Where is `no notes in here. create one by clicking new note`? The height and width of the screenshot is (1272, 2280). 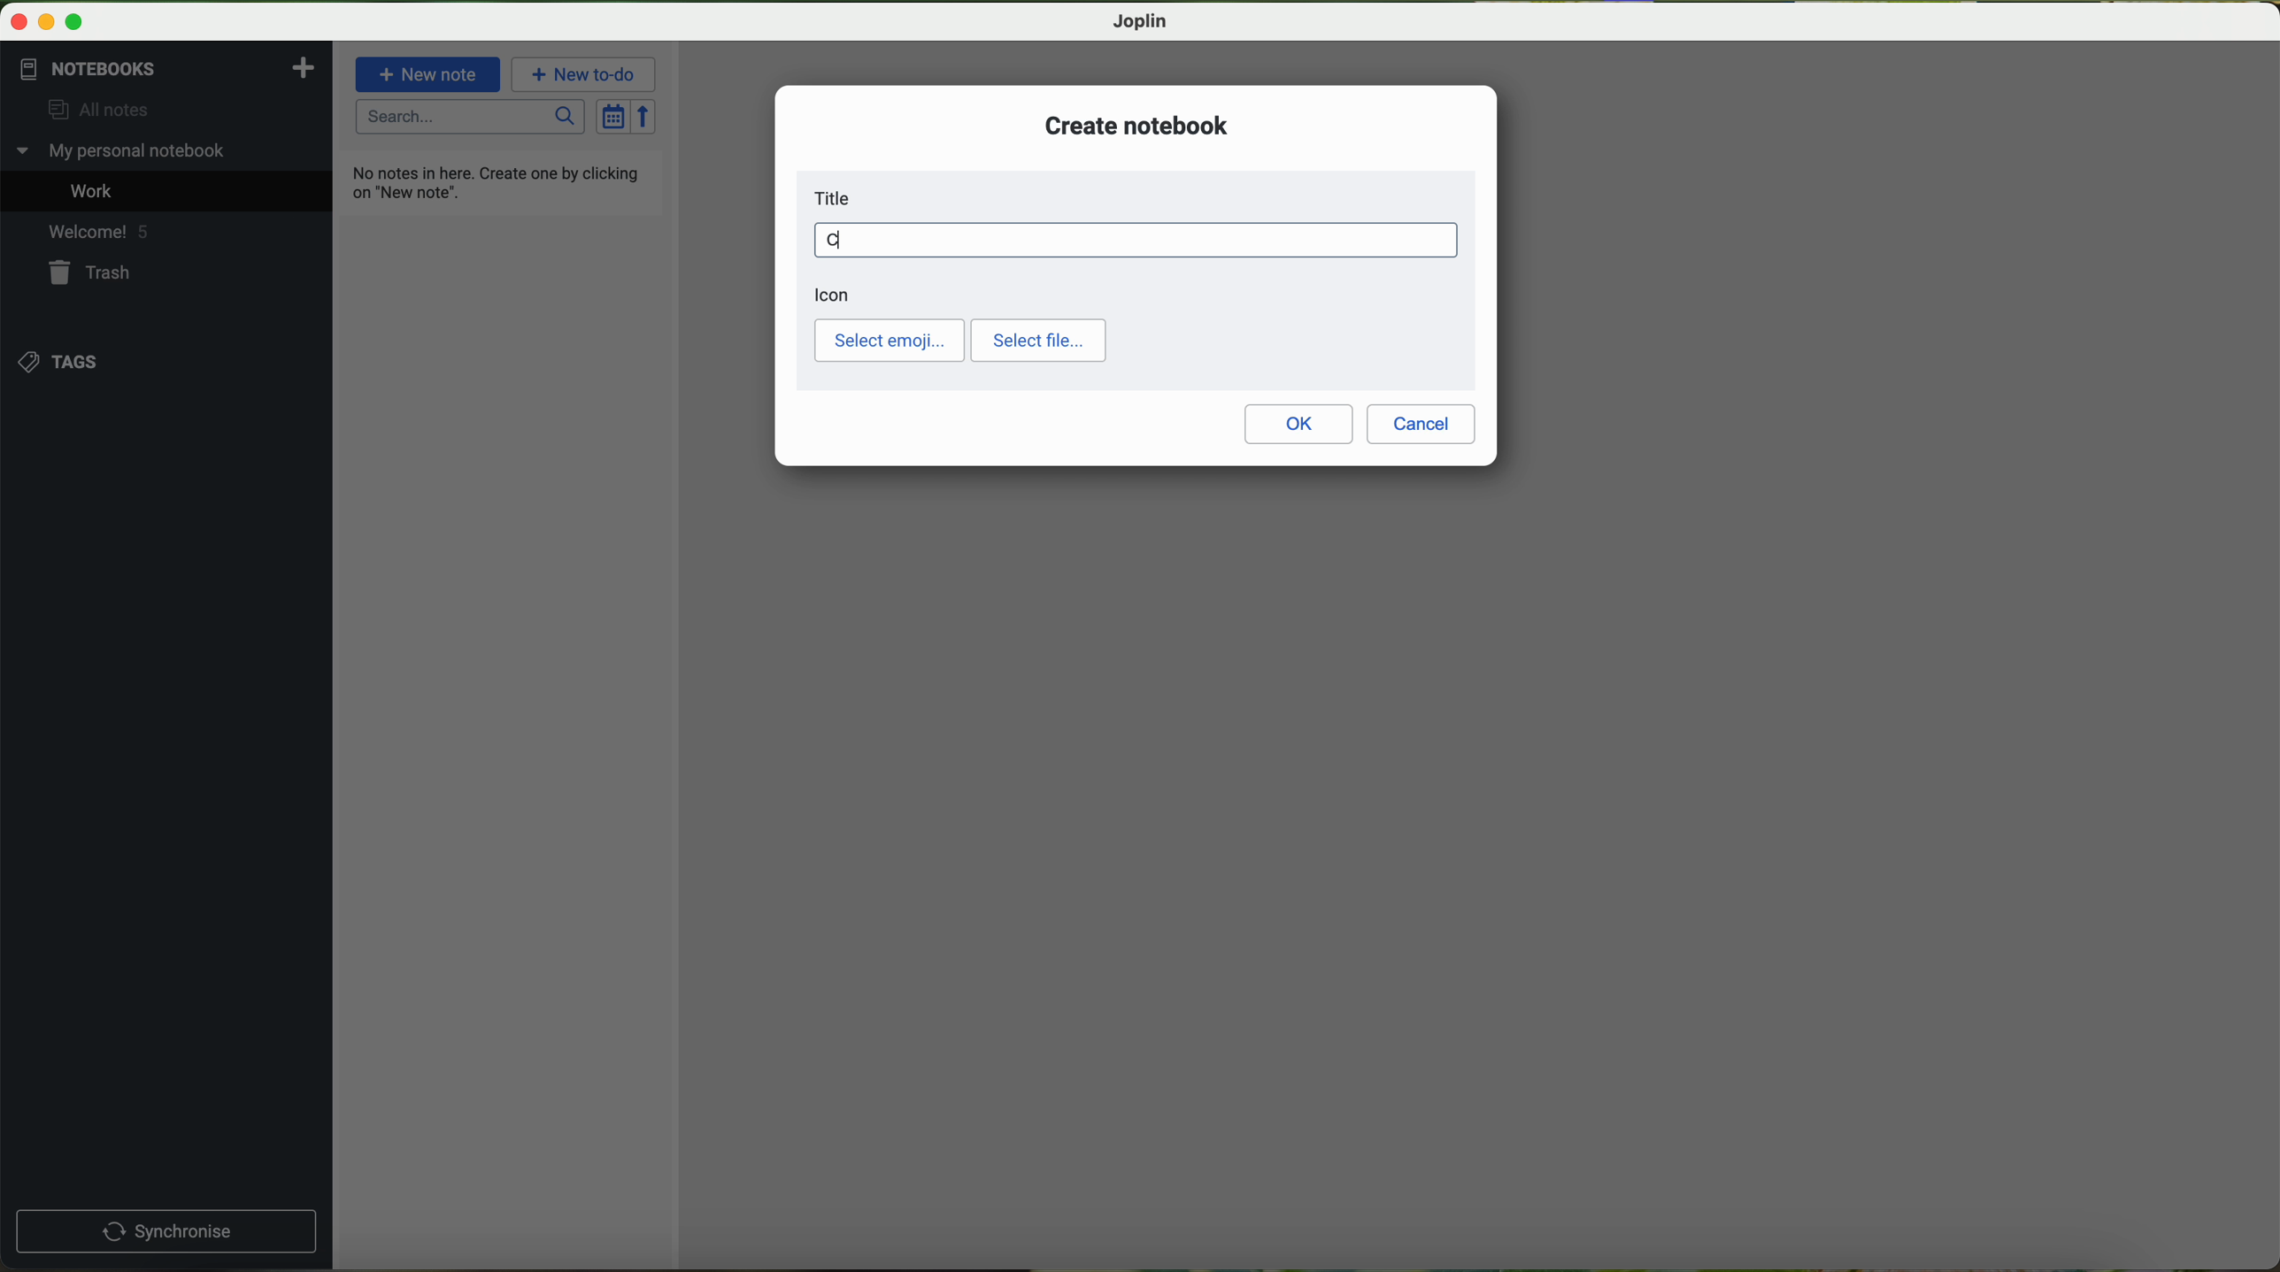 no notes in here. create one by clicking new note is located at coordinates (500, 181).